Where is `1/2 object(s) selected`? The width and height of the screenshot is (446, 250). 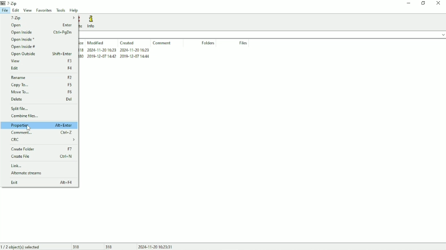 1/2 object(s) selected is located at coordinates (21, 246).